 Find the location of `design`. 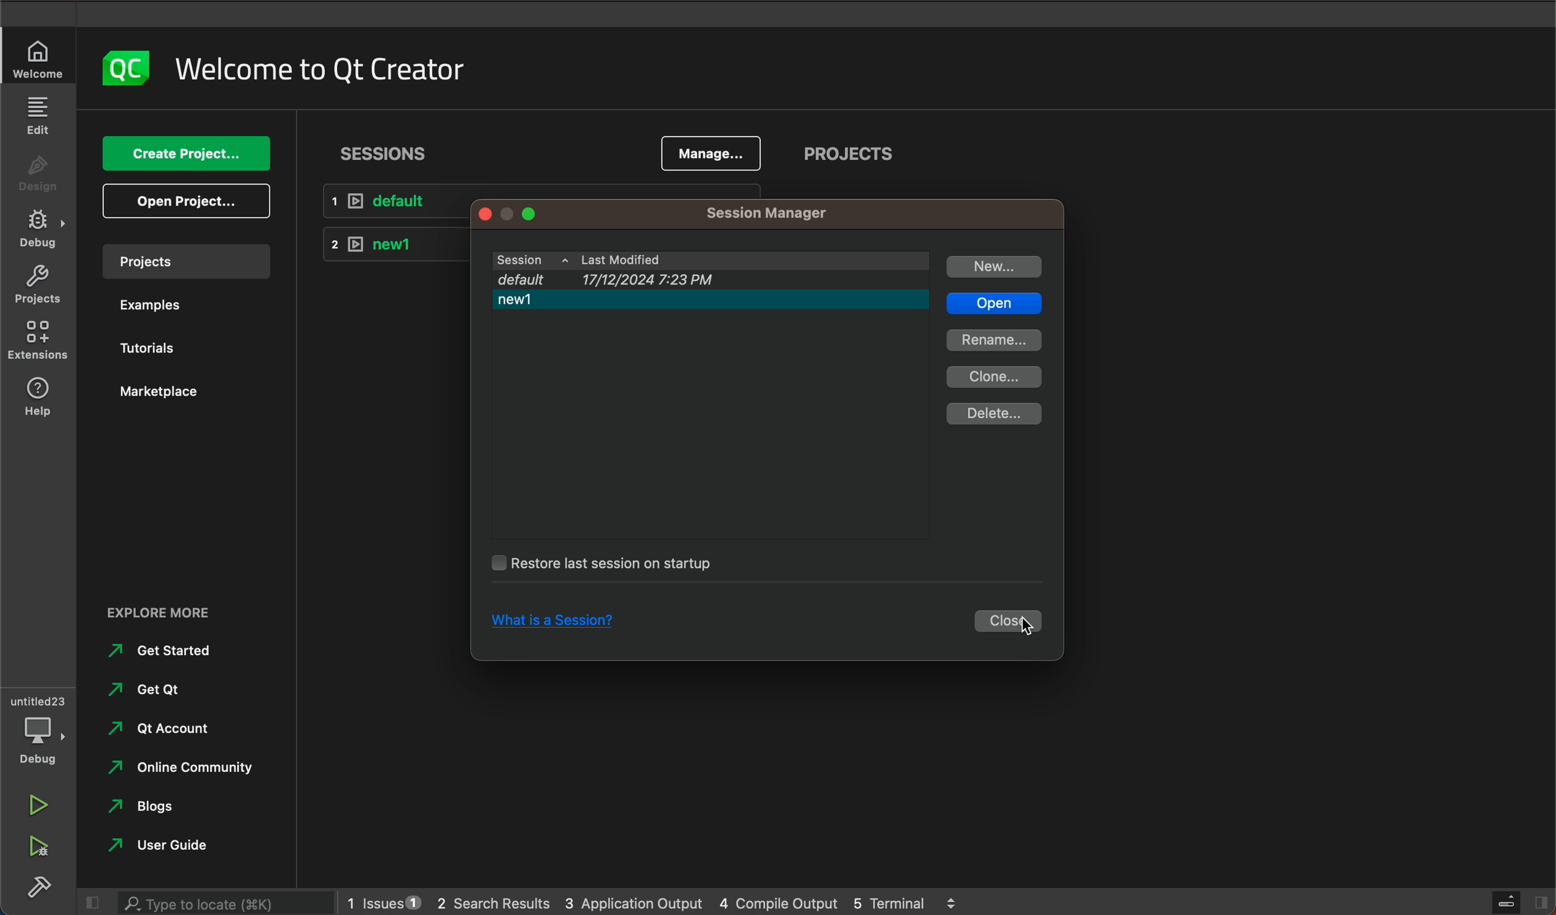

design is located at coordinates (40, 177).